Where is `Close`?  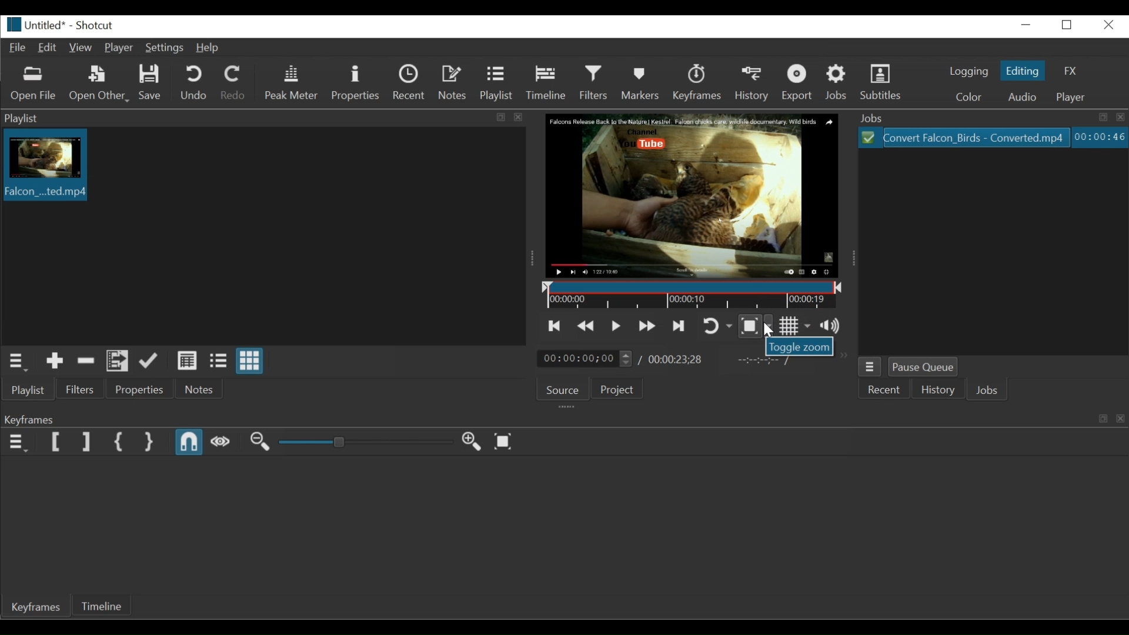 Close is located at coordinates (1108, 25).